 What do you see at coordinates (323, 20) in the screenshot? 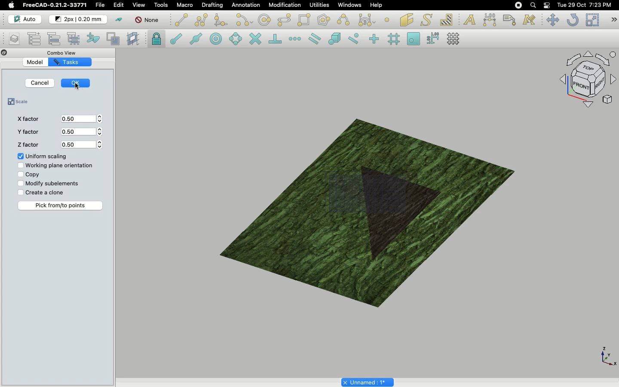
I see `Polygon` at bounding box center [323, 20].